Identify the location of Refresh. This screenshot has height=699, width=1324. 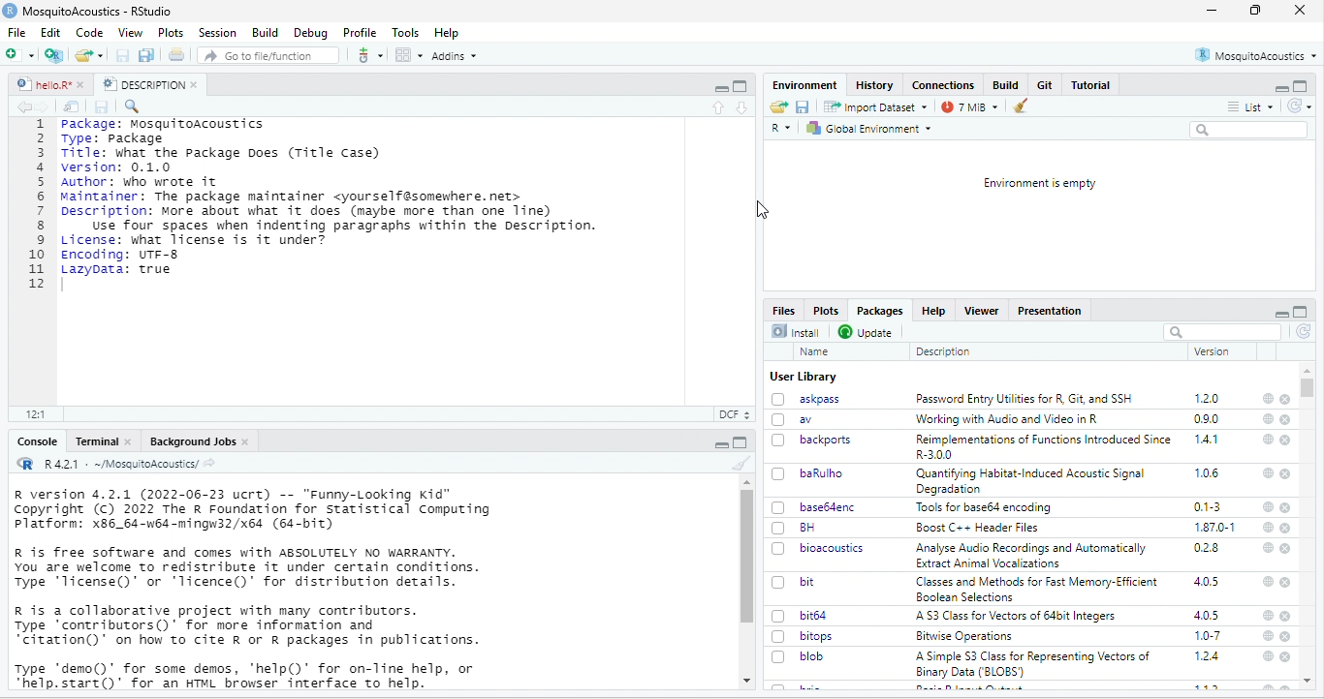
(1299, 106).